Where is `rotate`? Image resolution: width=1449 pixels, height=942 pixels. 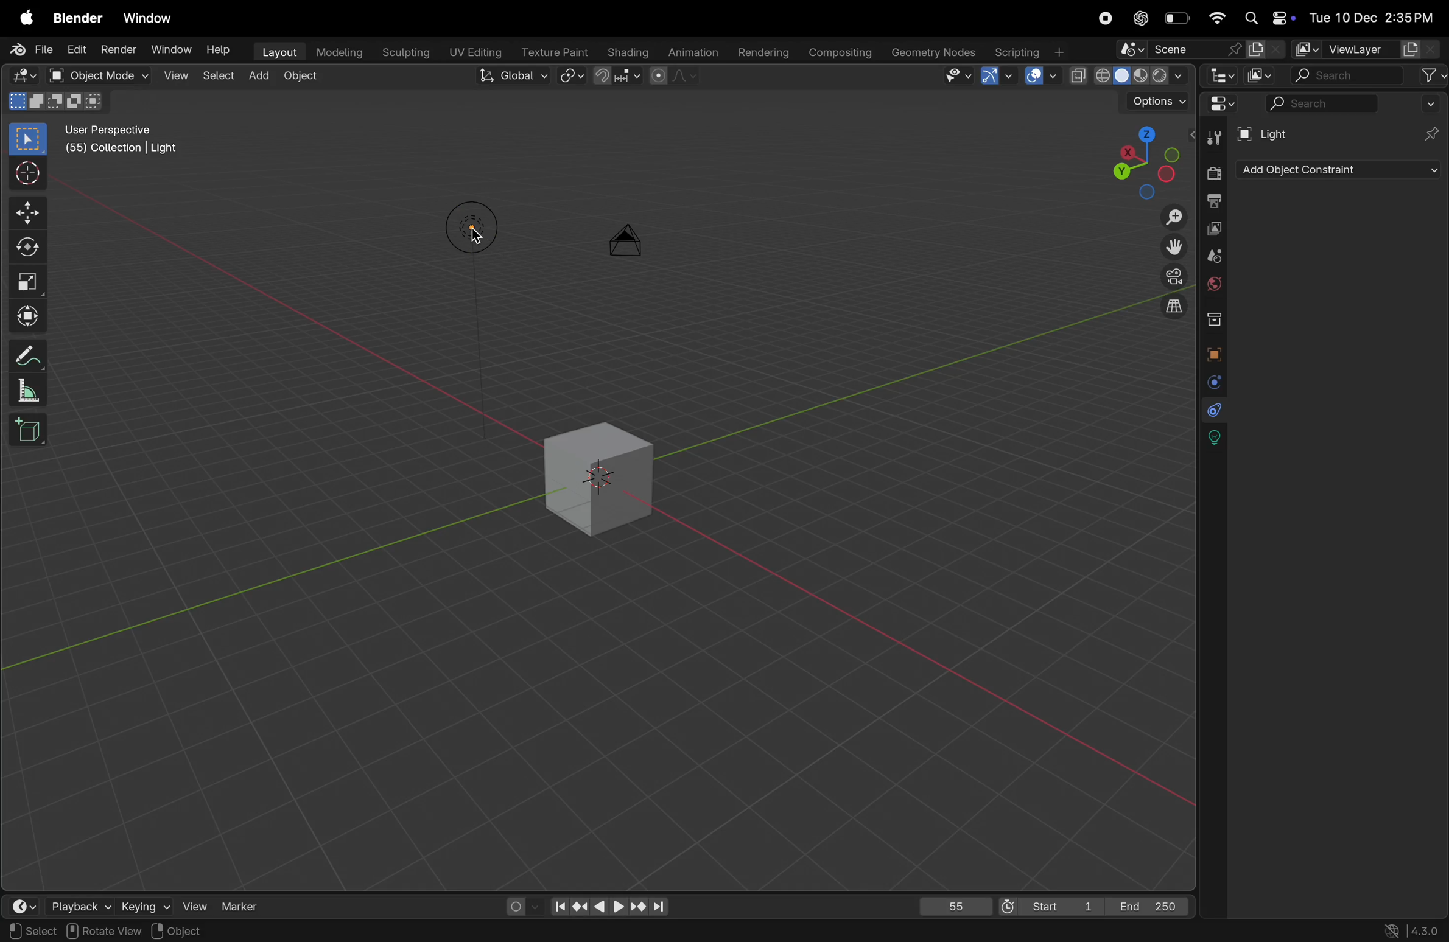 rotate is located at coordinates (27, 250).